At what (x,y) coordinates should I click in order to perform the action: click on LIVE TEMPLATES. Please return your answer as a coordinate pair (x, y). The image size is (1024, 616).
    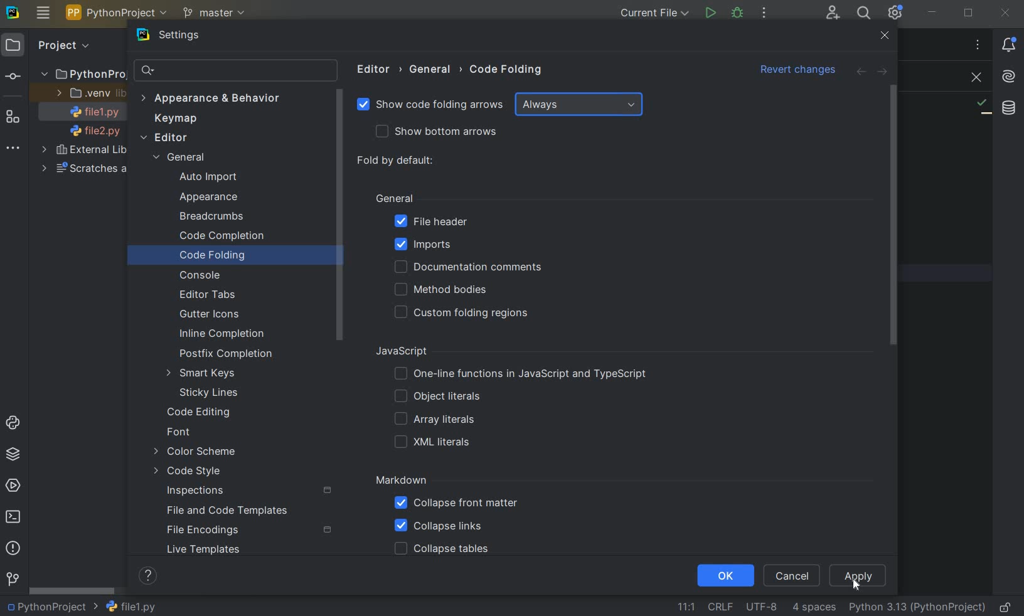
    Looking at the image, I should click on (223, 550).